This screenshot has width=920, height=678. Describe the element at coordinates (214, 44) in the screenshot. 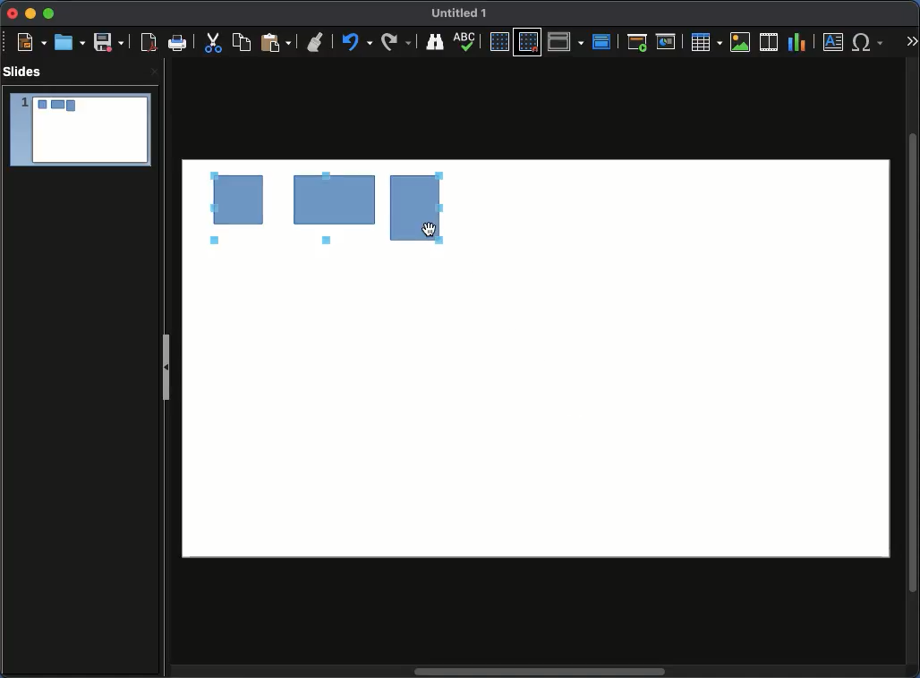

I see `Cut` at that location.